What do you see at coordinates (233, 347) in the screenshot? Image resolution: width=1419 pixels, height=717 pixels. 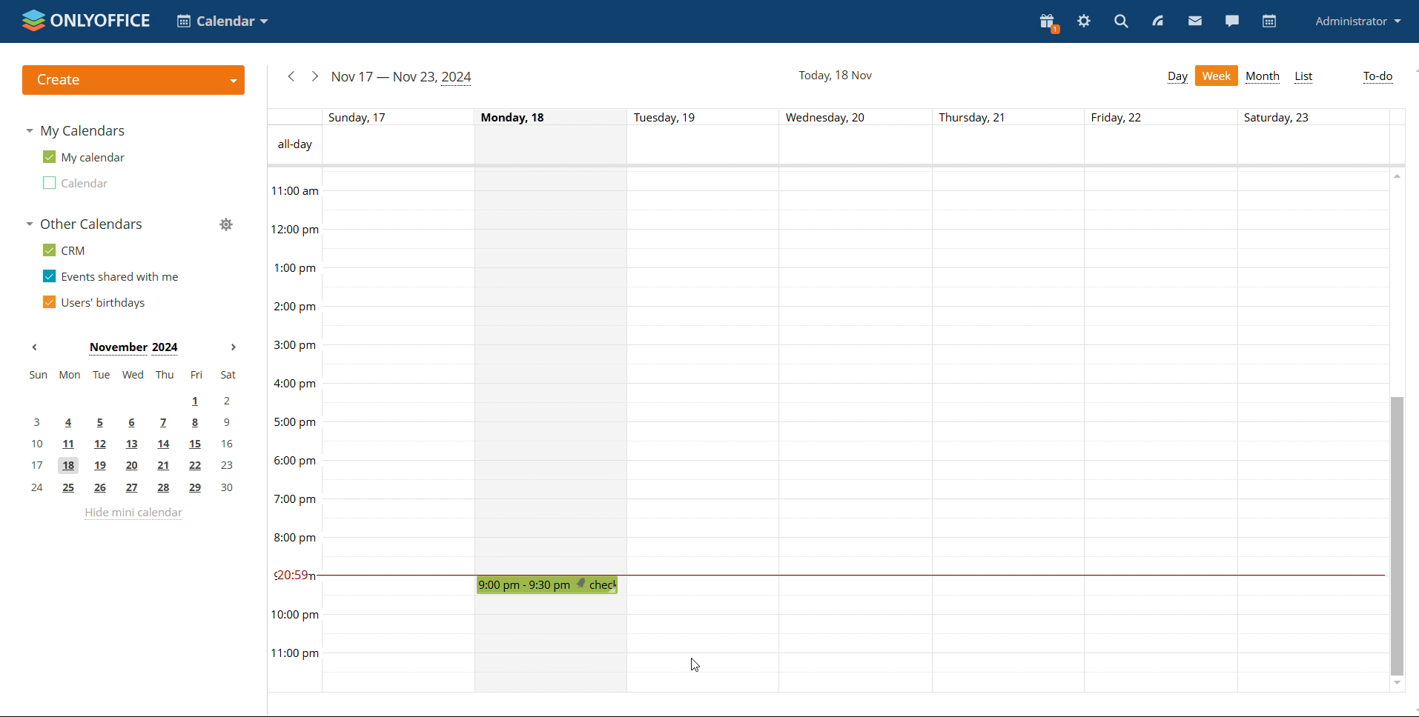 I see `next month` at bounding box center [233, 347].